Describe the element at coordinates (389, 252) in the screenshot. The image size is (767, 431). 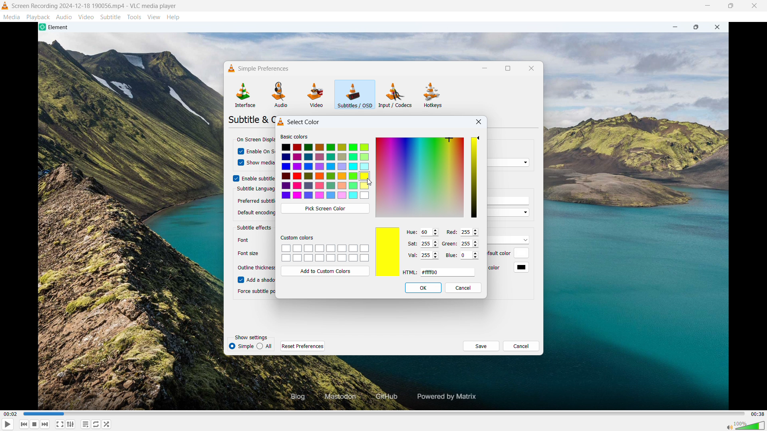
I see `Selected colour preview ` at that location.